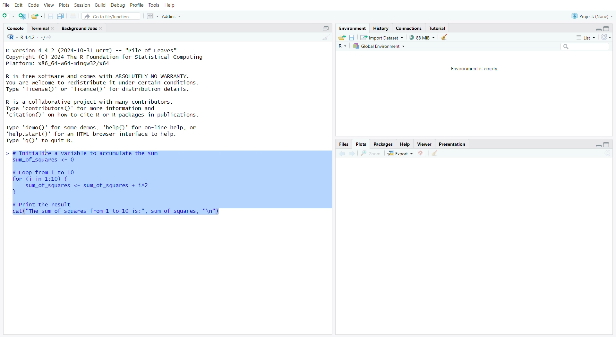 The height and width of the screenshot is (337, 616). Describe the element at coordinates (7, 5) in the screenshot. I see `file` at that location.